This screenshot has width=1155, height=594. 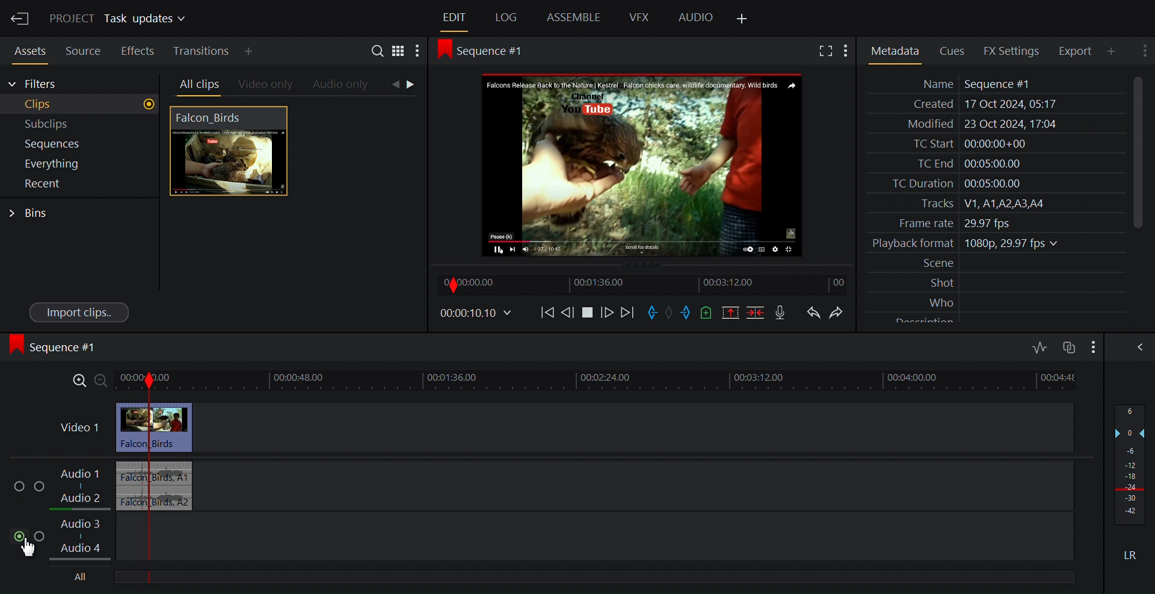 I want to click on Shot, so click(x=997, y=282).